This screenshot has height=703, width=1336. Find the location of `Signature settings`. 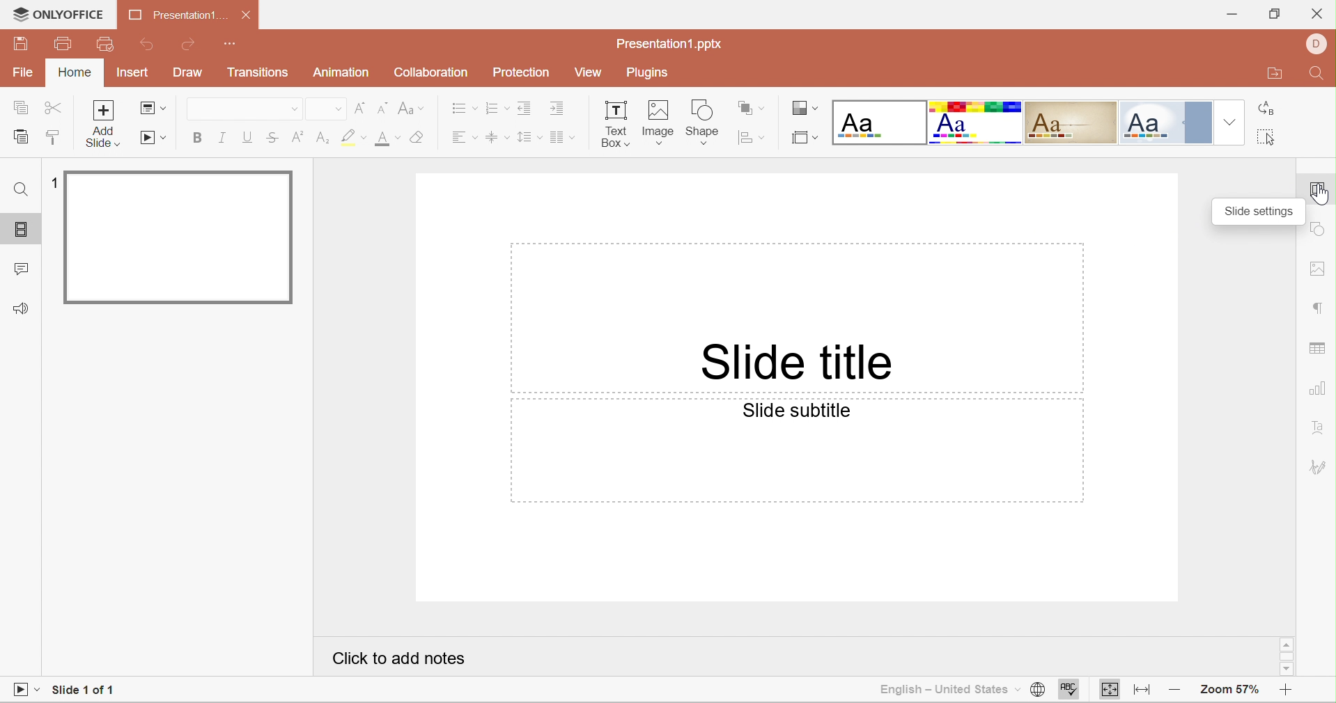

Signature settings is located at coordinates (1320, 466).